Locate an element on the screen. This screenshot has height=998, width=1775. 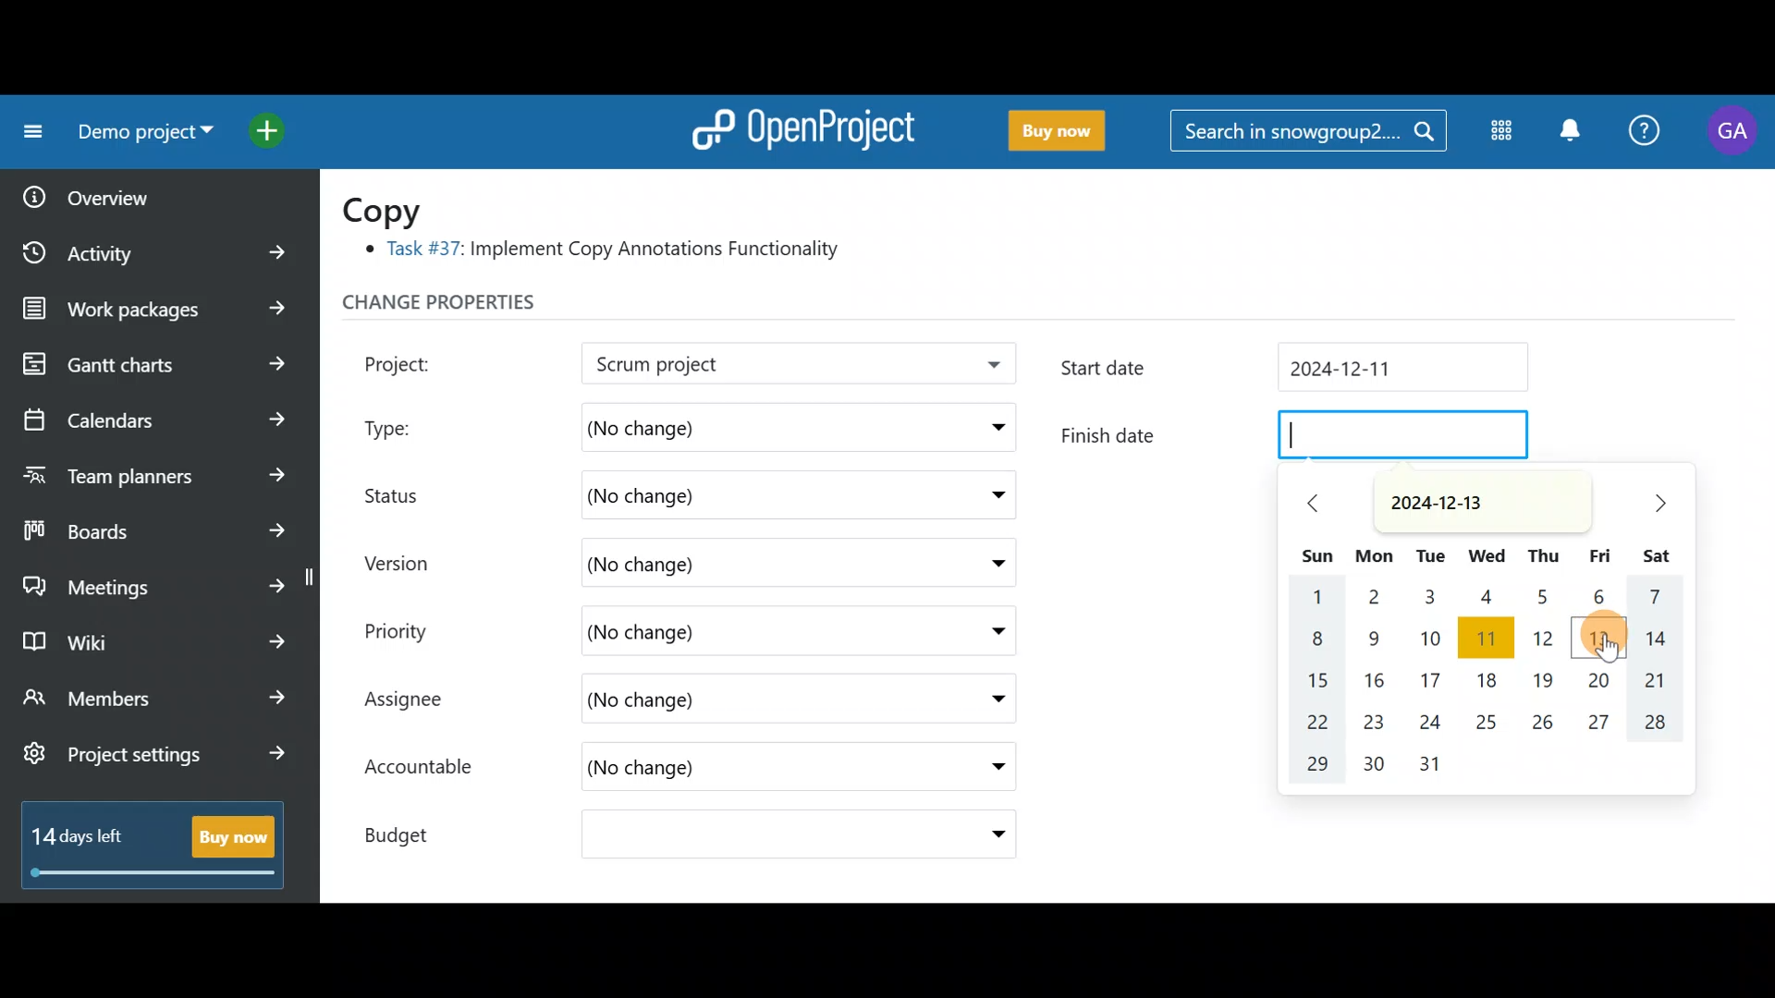
Collapse project menu is located at coordinates (29, 132).